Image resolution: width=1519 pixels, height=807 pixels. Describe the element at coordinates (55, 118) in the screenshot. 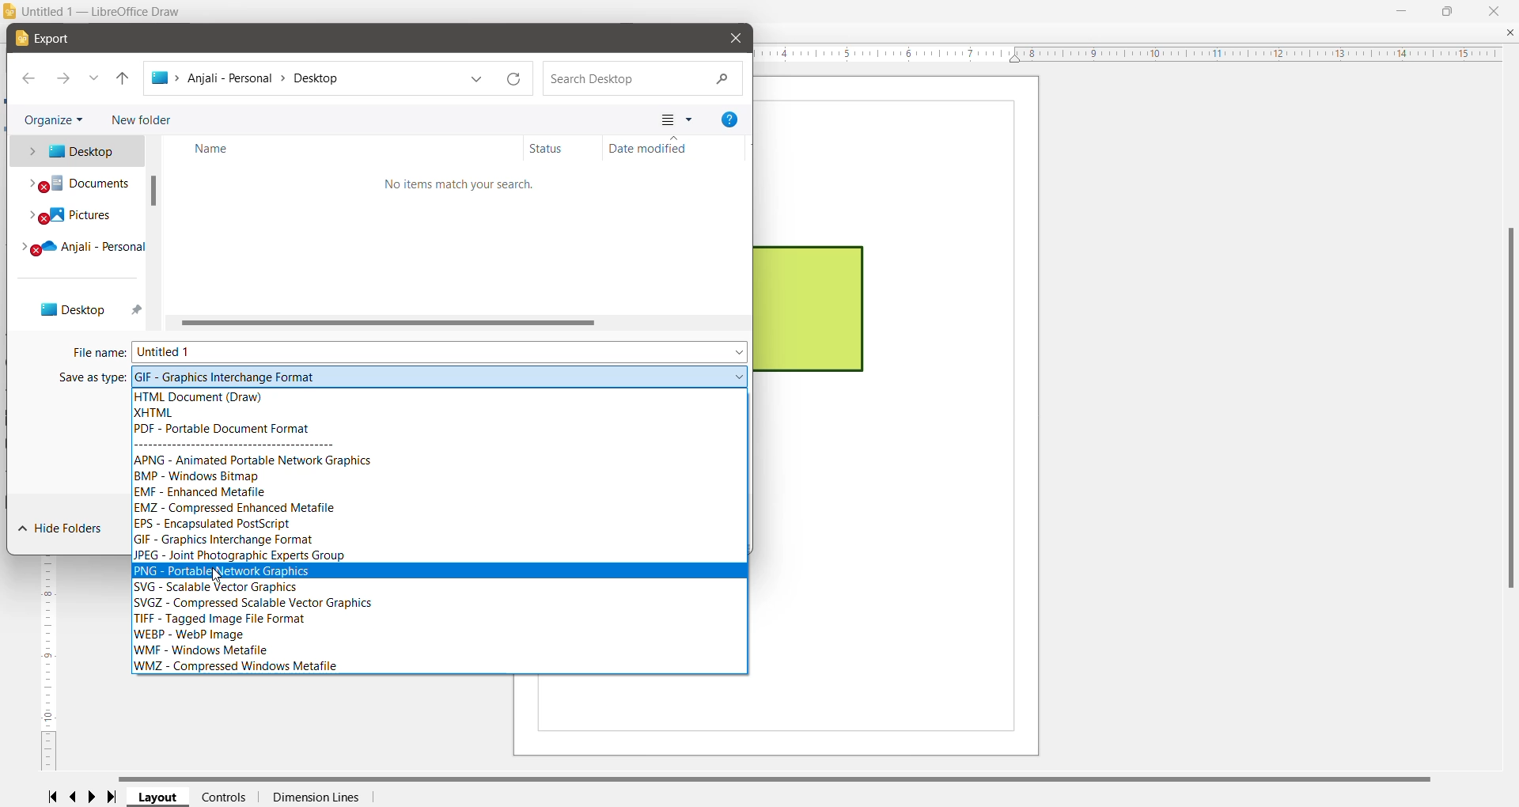

I see `Organize` at that location.